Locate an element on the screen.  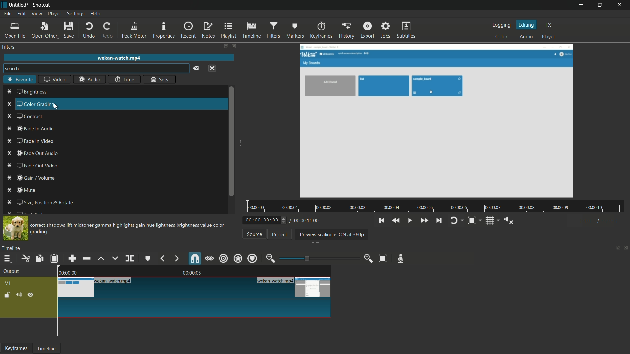
output is located at coordinates (11, 272).